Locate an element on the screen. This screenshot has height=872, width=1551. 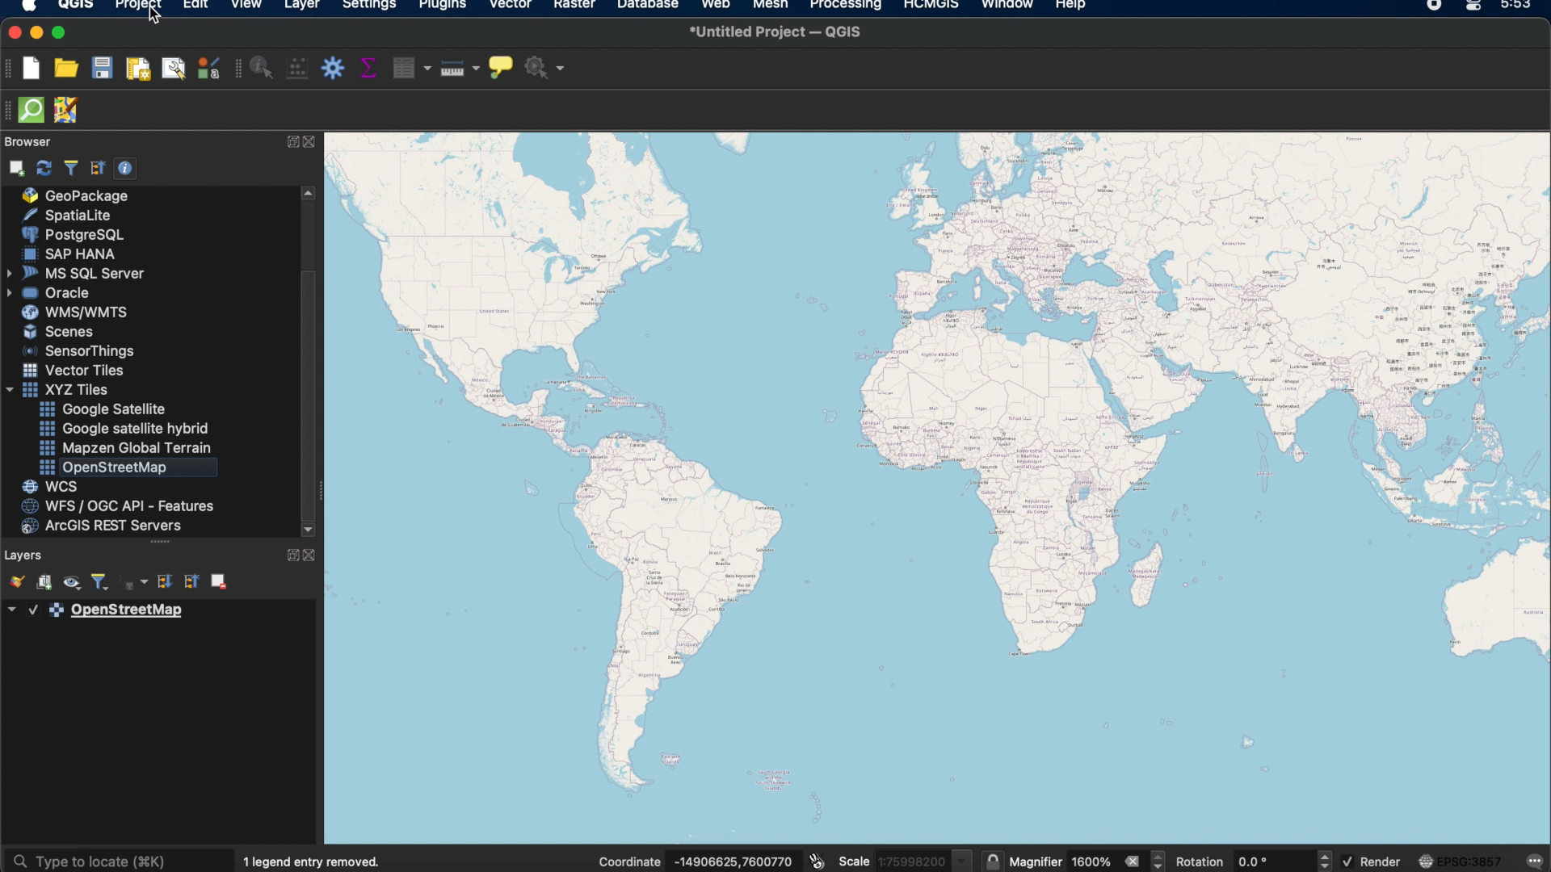
remove layer group is located at coordinates (221, 581).